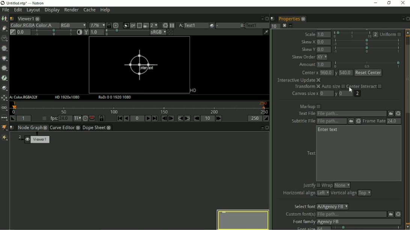 This screenshot has width=410, height=230. Describe the element at coordinates (89, 10) in the screenshot. I see `Cache` at that location.